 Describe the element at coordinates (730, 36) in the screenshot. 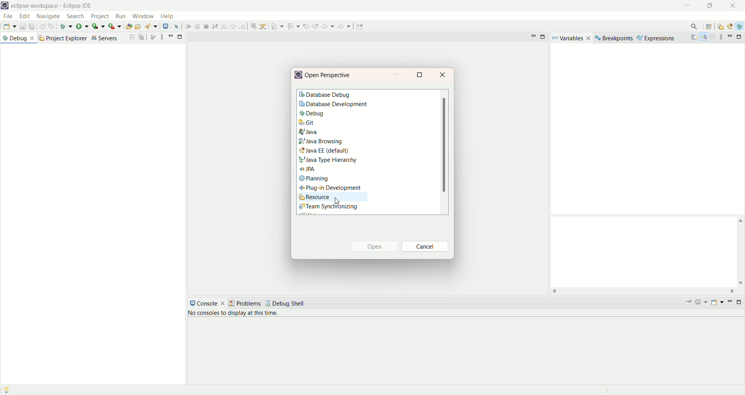

I see `minimize` at that location.